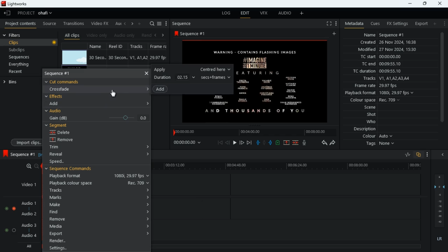 This screenshot has width=448, height=252. Describe the element at coordinates (27, 215) in the screenshot. I see `audio 2` at that location.